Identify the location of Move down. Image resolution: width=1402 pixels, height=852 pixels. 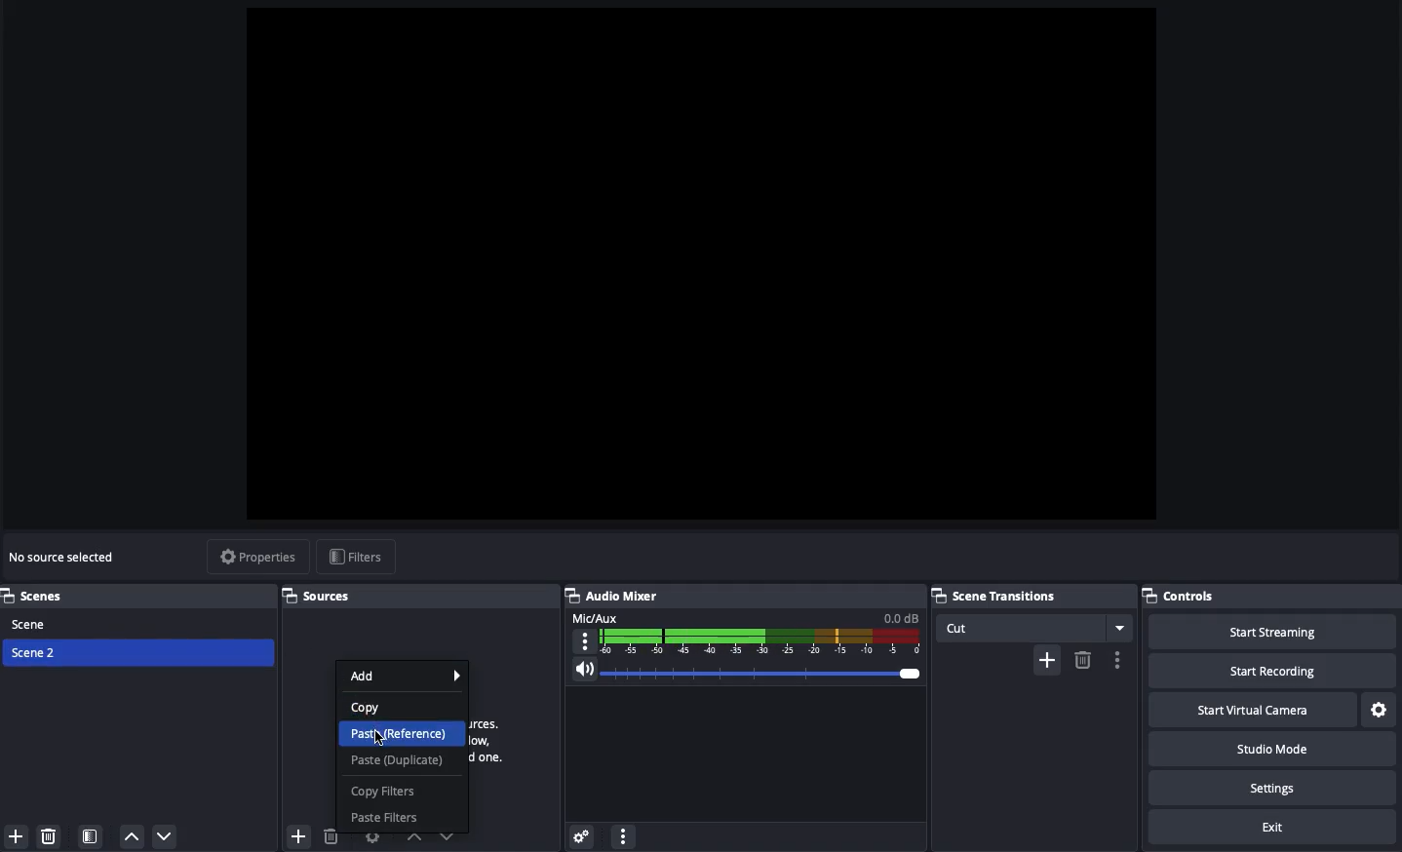
(166, 837).